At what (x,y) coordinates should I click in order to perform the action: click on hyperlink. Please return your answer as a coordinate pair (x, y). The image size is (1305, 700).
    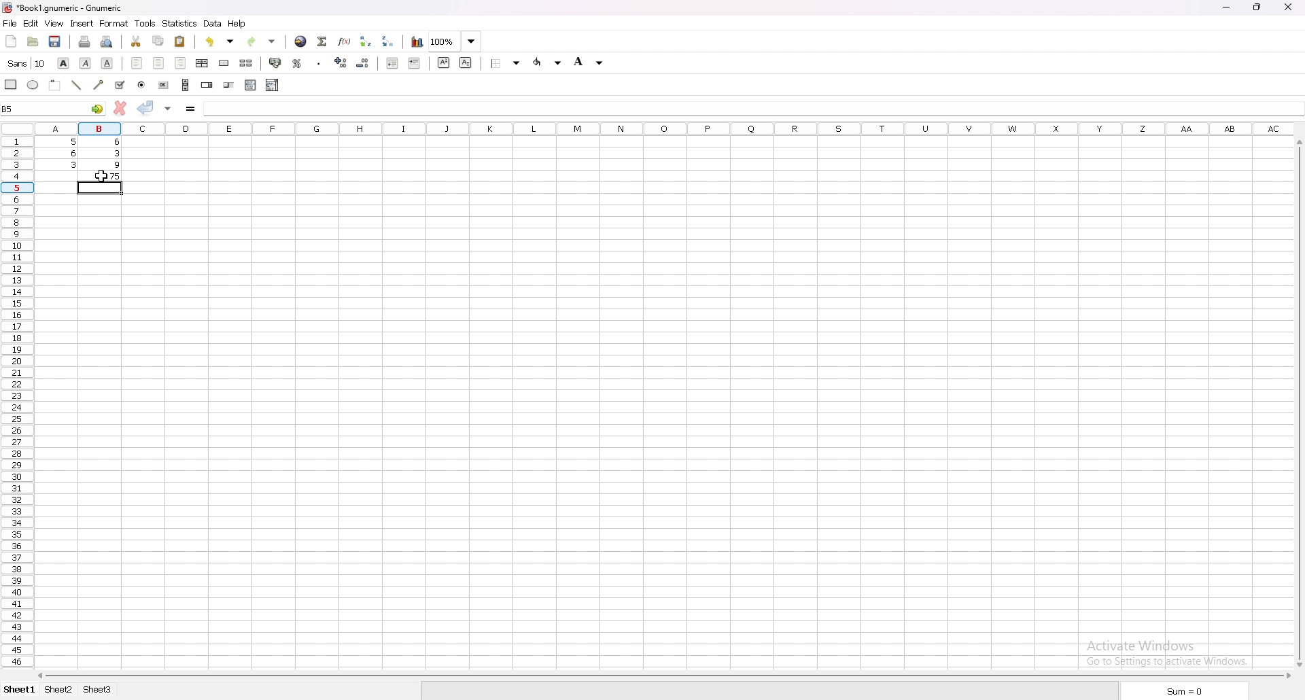
    Looking at the image, I should click on (301, 41).